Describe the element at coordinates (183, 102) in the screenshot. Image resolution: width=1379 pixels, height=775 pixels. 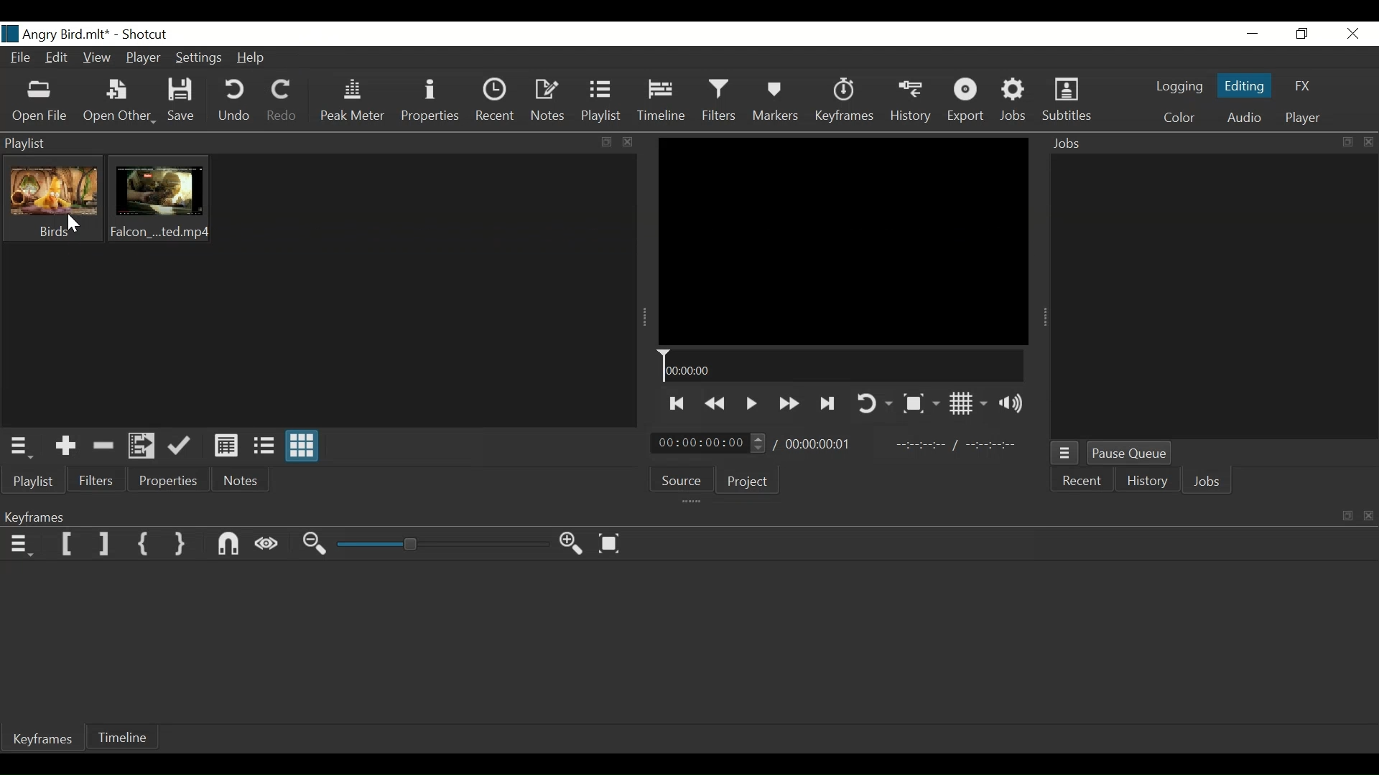
I see `Save` at that location.